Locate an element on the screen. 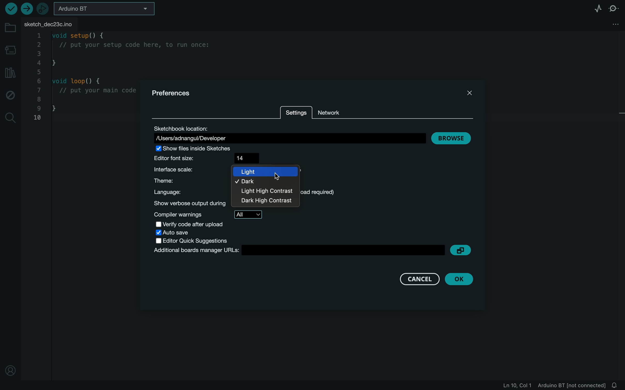 The width and height of the screenshot is (625, 390). close is located at coordinates (470, 93).